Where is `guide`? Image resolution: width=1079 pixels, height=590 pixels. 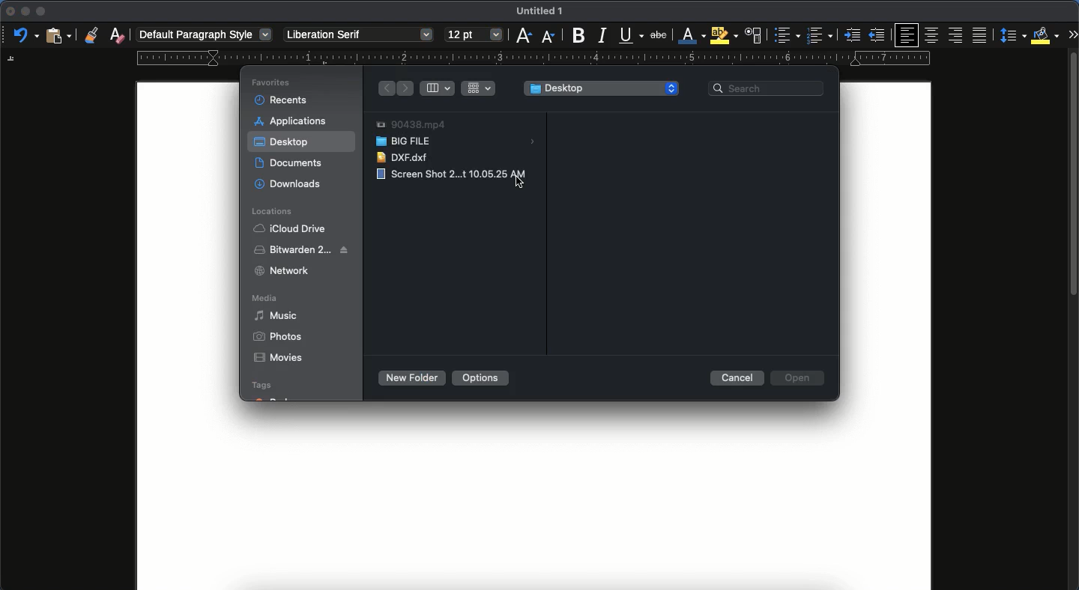 guide is located at coordinates (533, 58).